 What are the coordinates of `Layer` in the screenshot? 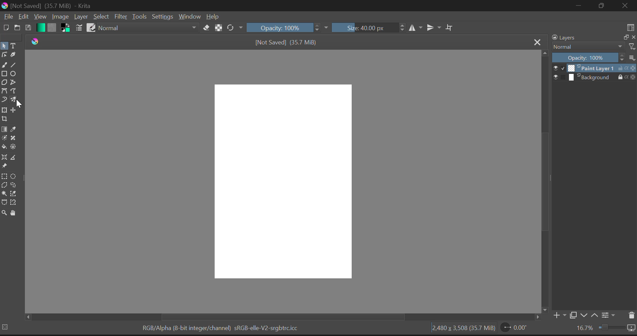 It's located at (81, 17).